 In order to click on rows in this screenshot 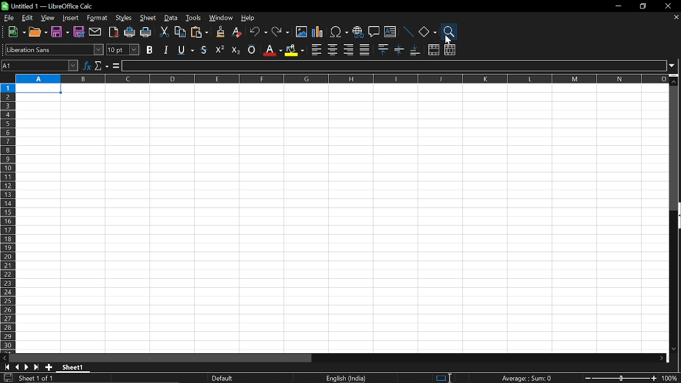, I will do `click(7, 217)`.